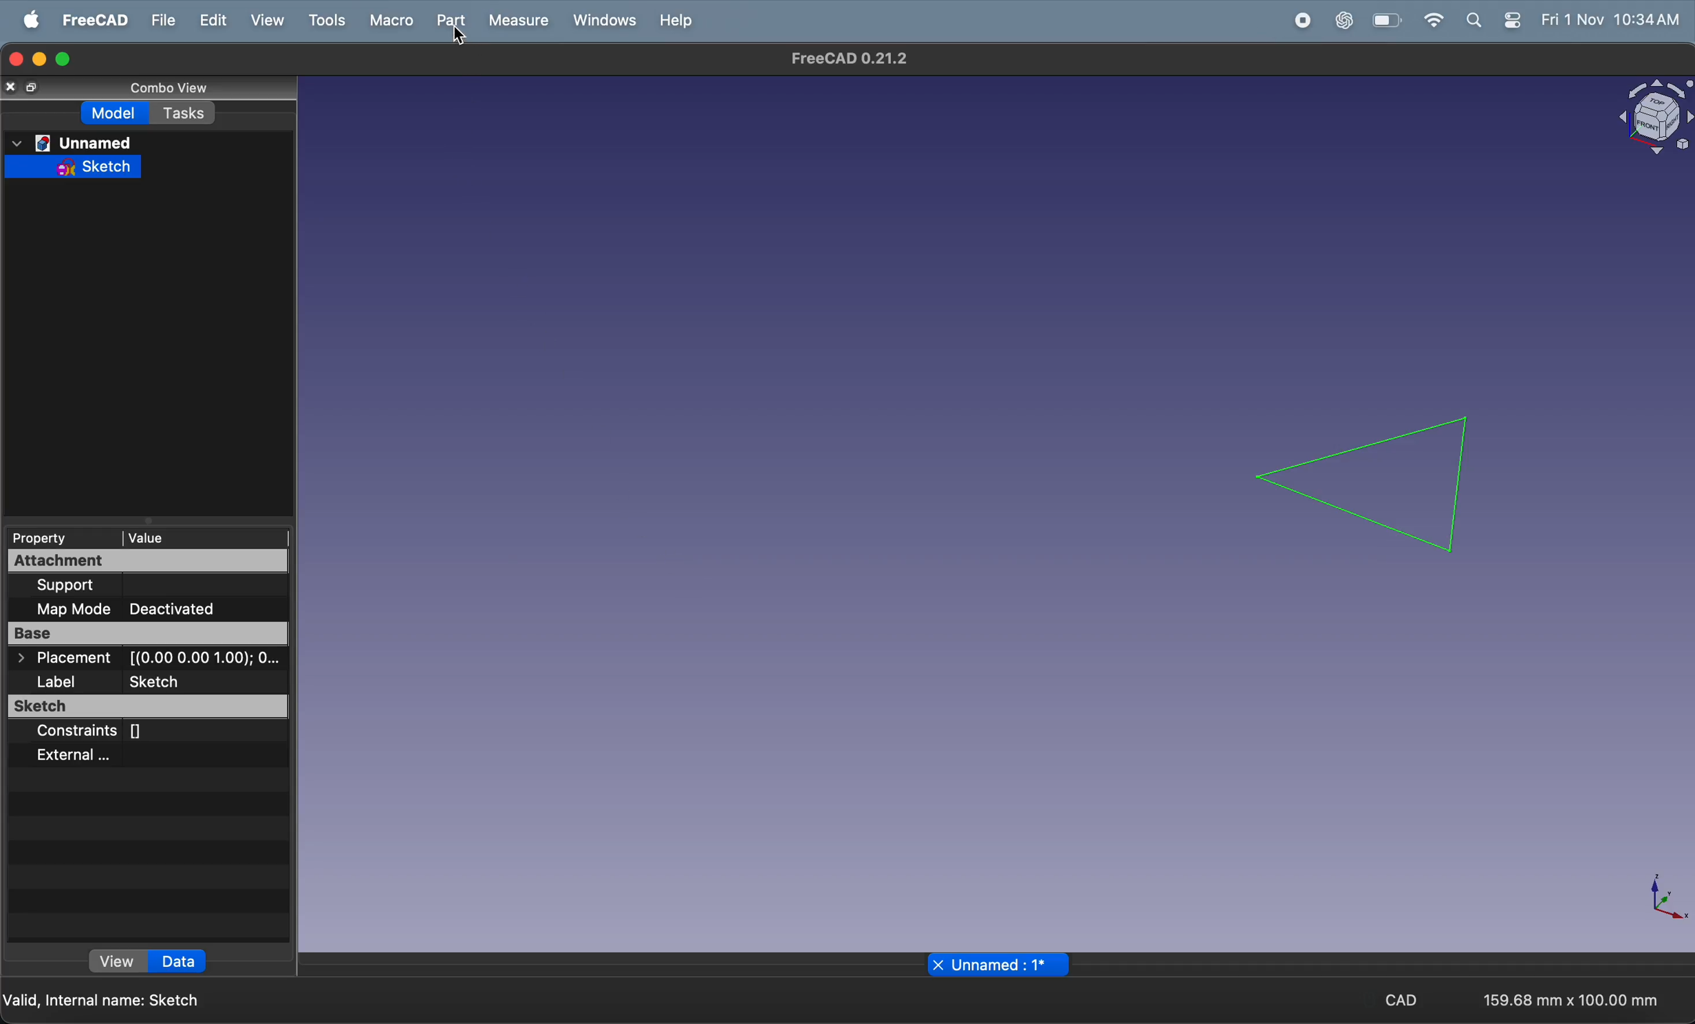 This screenshot has height=1024, width=1695. What do you see at coordinates (1645, 118) in the screenshot?
I see `object view` at bounding box center [1645, 118].